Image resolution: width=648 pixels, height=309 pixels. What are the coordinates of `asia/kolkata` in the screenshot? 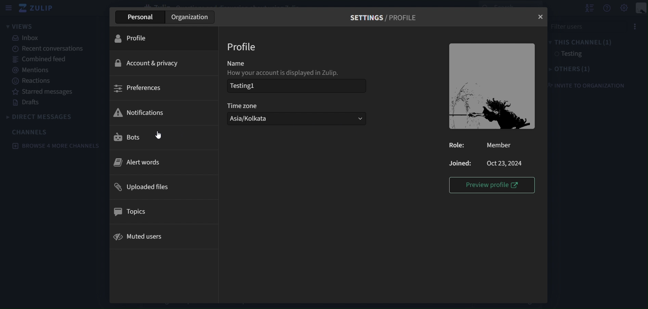 It's located at (258, 119).